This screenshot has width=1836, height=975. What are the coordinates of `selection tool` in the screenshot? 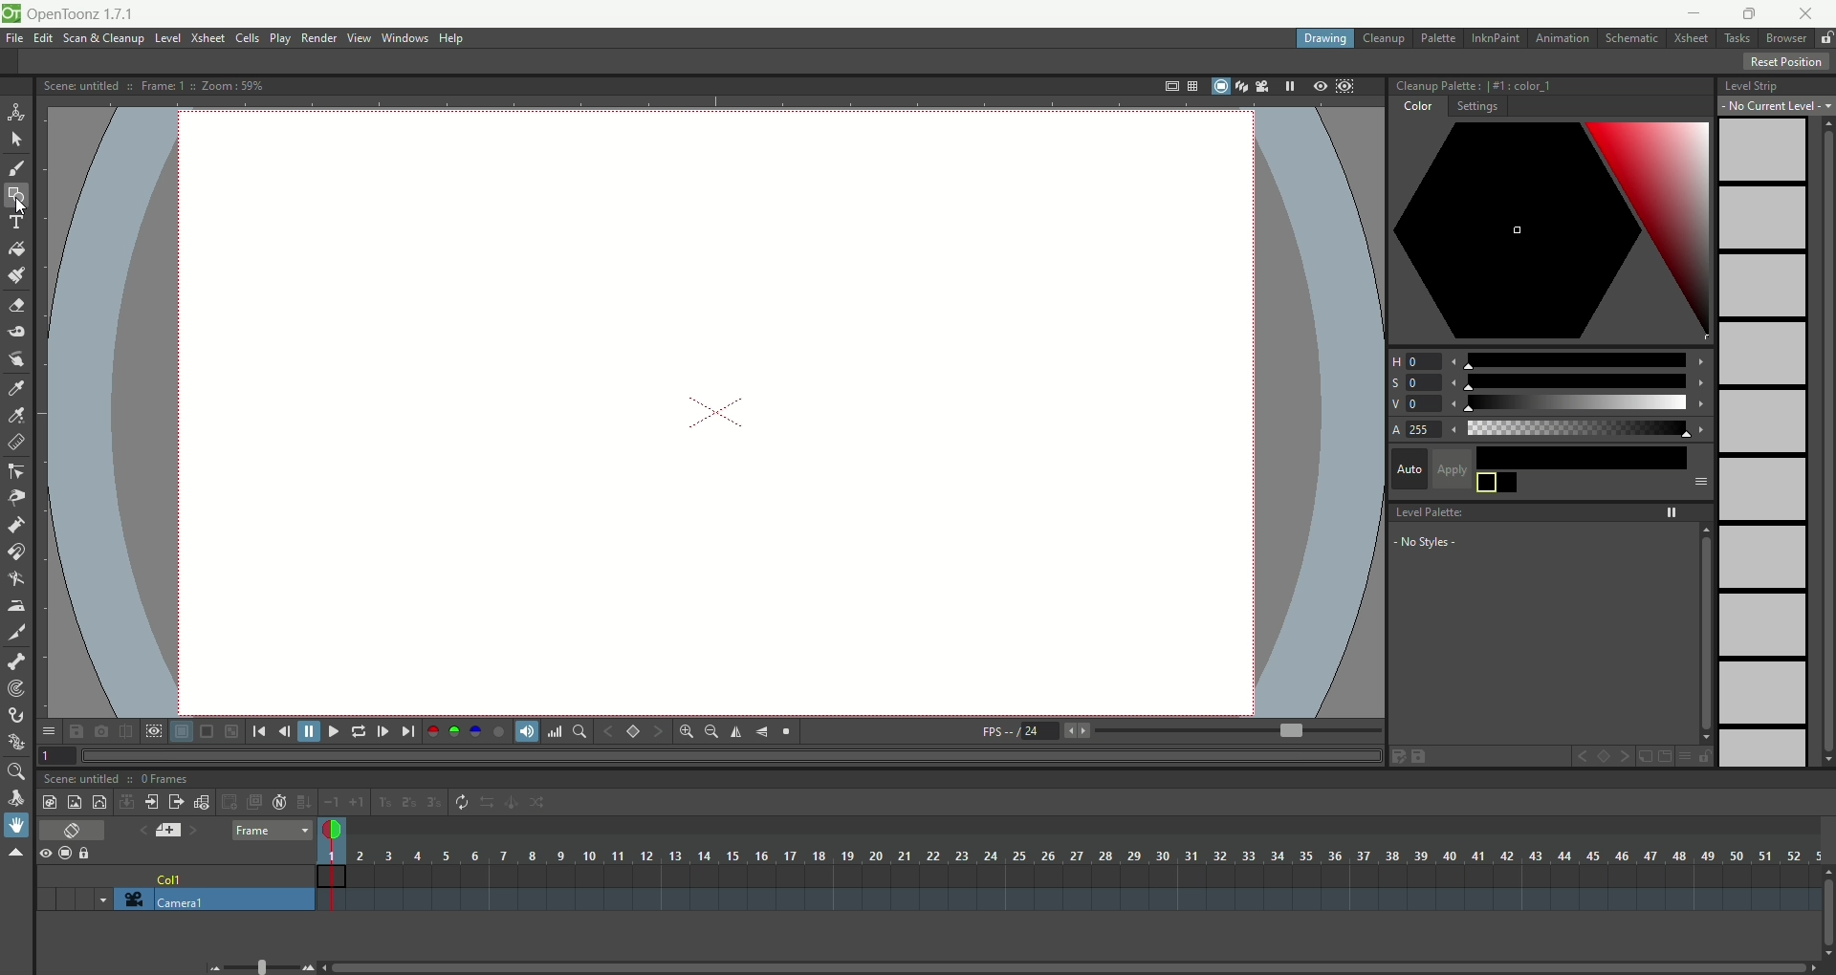 It's located at (16, 139).